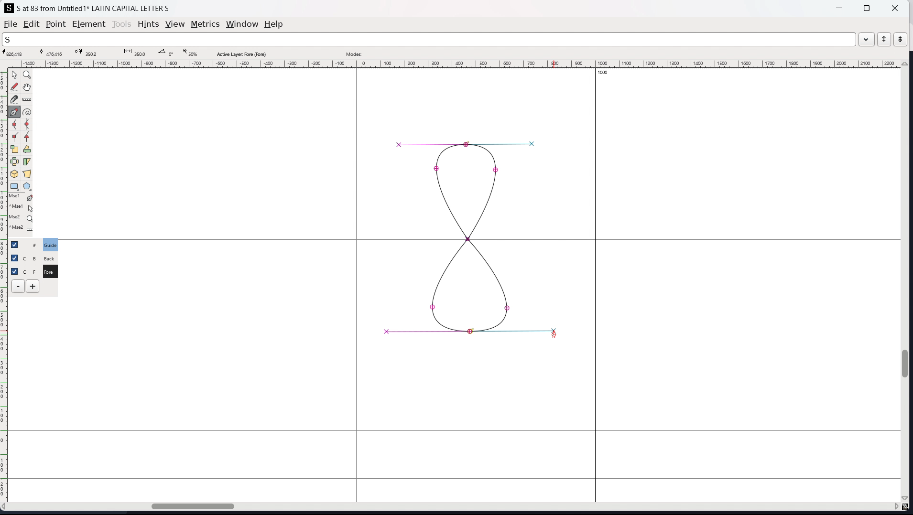 This screenshot has width=913, height=515. Describe the element at coordinates (190, 53) in the screenshot. I see `zoom level` at that location.